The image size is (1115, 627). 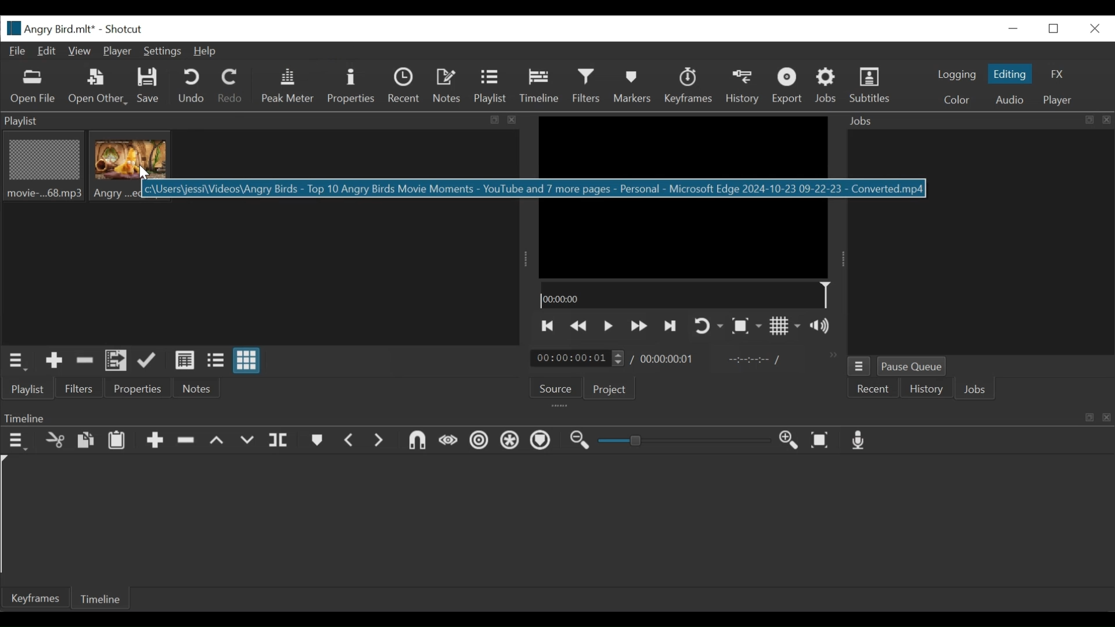 I want to click on View as icons, so click(x=247, y=361).